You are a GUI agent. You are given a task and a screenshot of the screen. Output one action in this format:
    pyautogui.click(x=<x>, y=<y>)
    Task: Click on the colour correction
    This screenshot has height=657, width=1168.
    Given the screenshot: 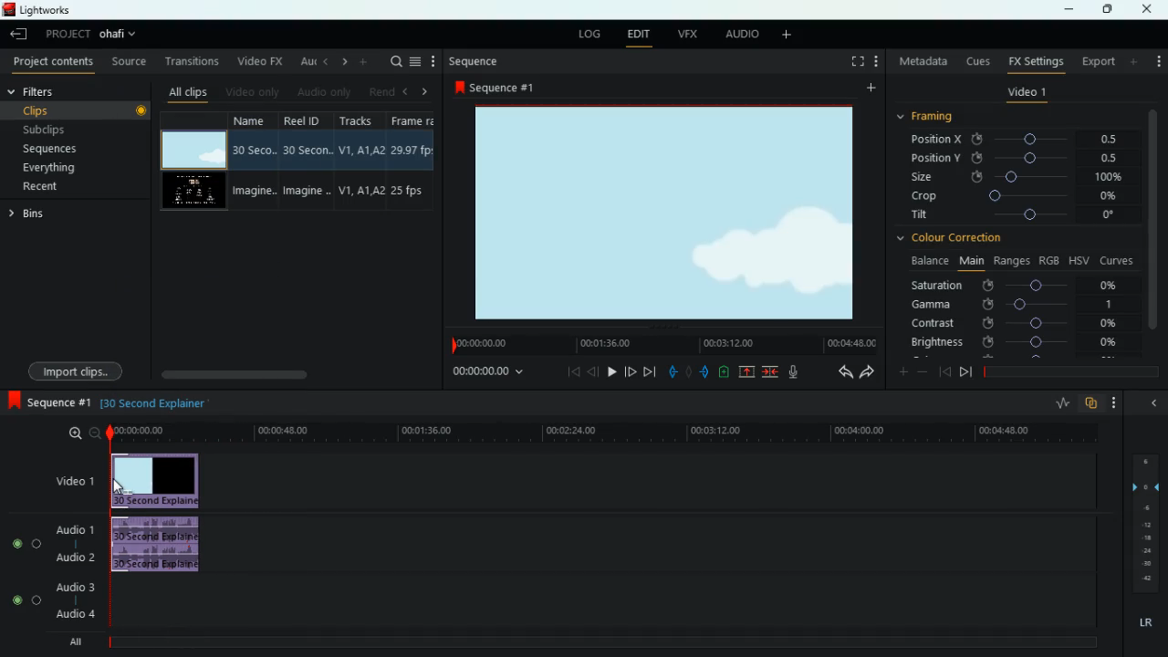 What is the action you would take?
    pyautogui.click(x=961, y=239)
    